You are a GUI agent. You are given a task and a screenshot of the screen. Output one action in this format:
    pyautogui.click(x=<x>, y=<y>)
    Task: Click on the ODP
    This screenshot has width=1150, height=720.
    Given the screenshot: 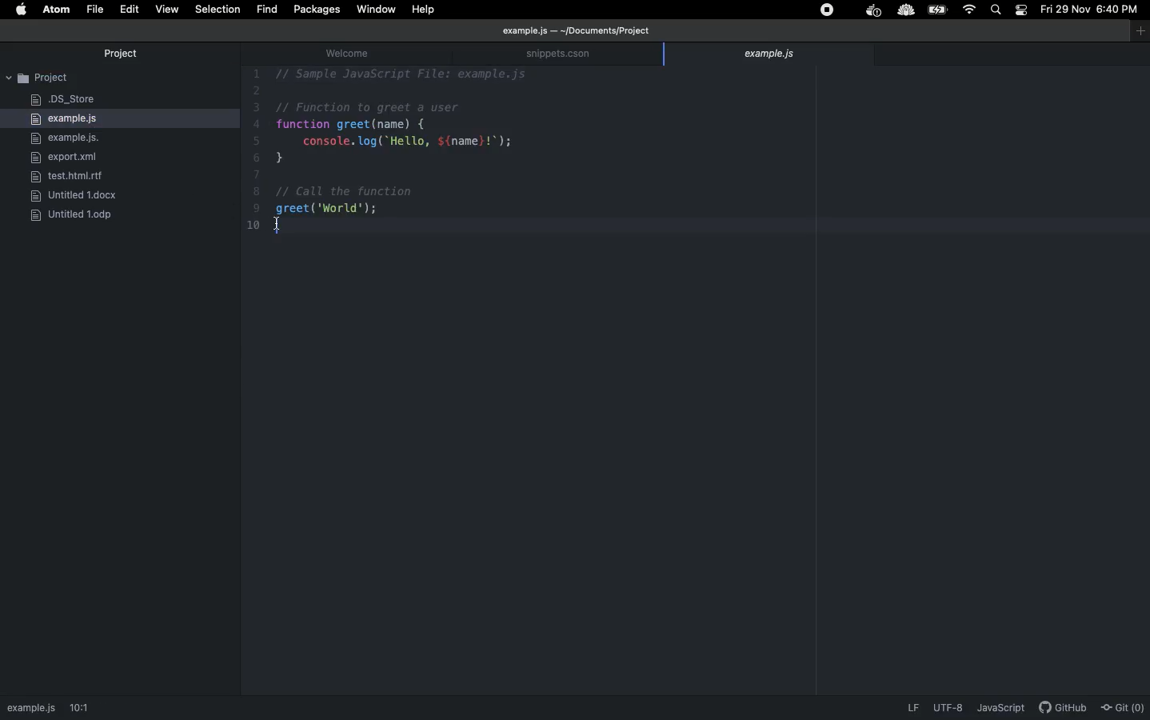 What is the action you would take?
    pyautogui.click(x=78, y=214)
    